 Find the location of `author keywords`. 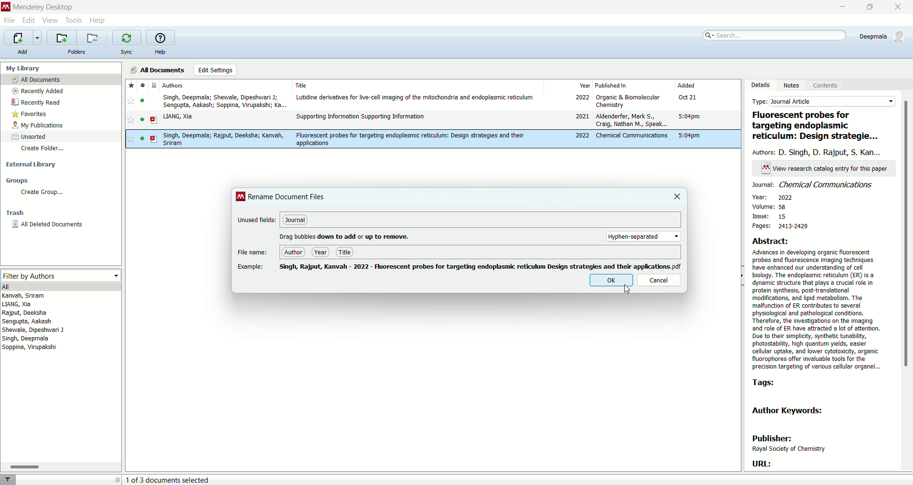

author keywords is located at coordinates (788, 411).